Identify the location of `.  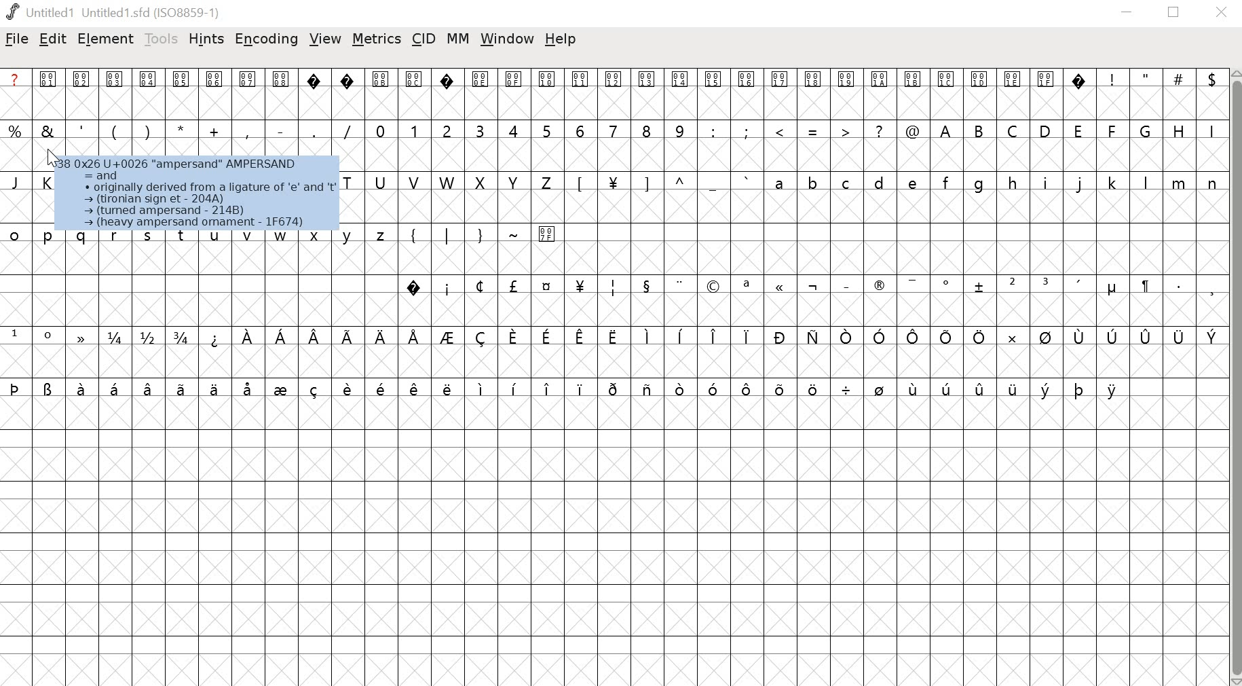
(747, 182).